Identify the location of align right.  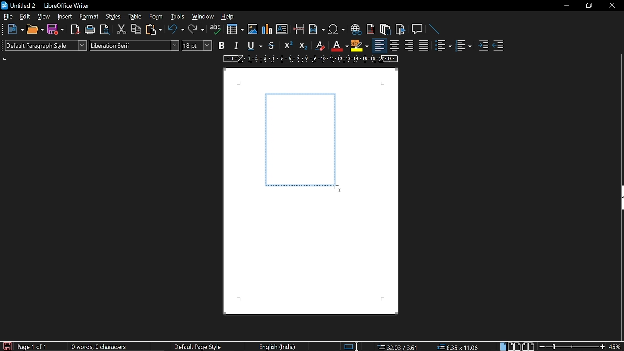
(408, 46).